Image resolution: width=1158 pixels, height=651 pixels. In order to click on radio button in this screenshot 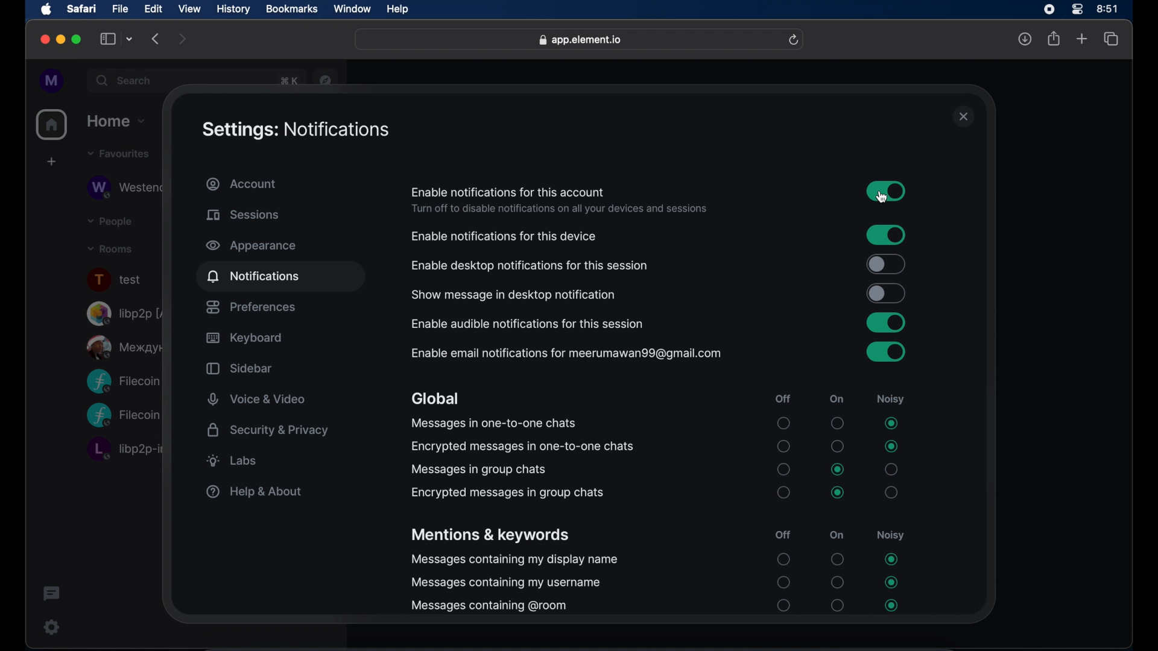, I will do `click(891, 470)`.